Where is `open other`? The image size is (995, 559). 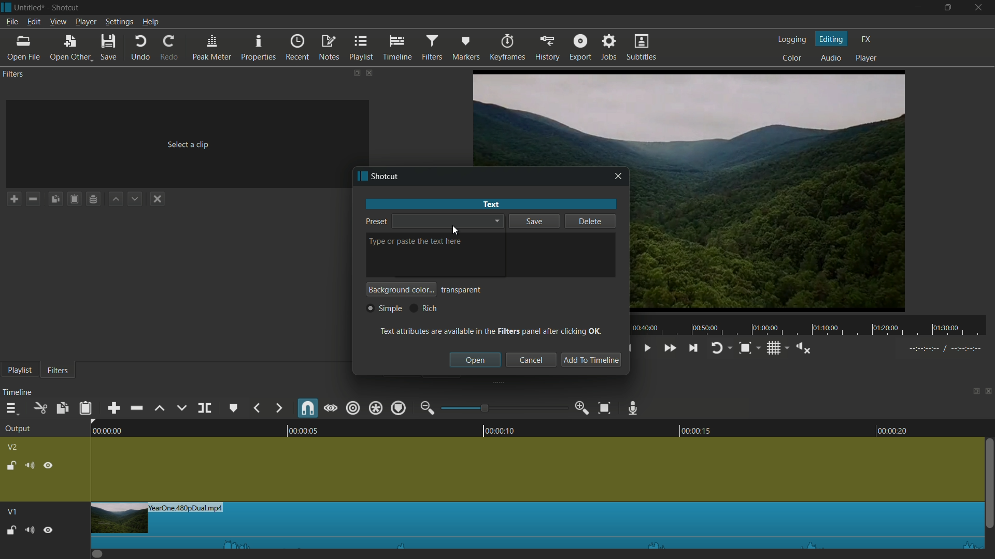 open other is located at coordinates (71, 48).